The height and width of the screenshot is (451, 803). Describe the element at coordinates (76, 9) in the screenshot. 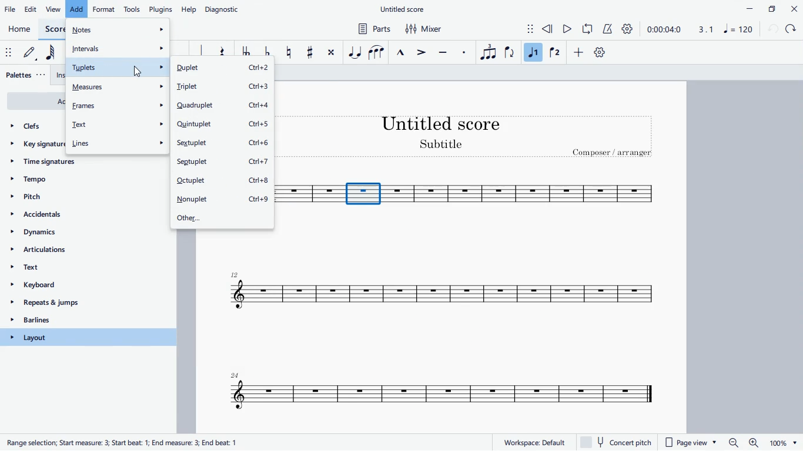

I see `add` at that location.